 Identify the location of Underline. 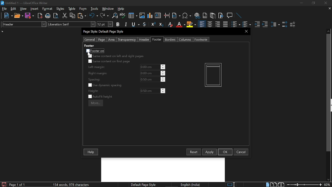
(136, 25).